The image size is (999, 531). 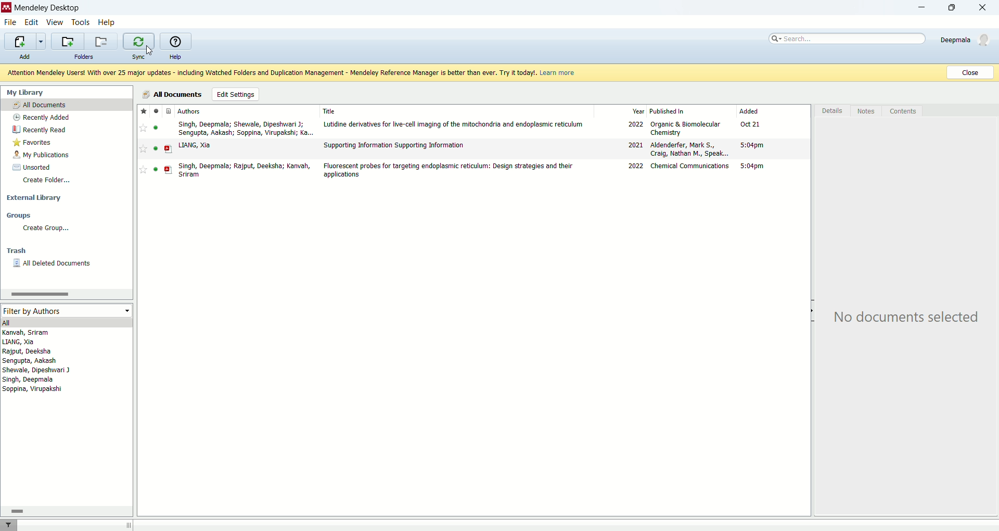 I want to click on trash, so click(x=17, y=250).